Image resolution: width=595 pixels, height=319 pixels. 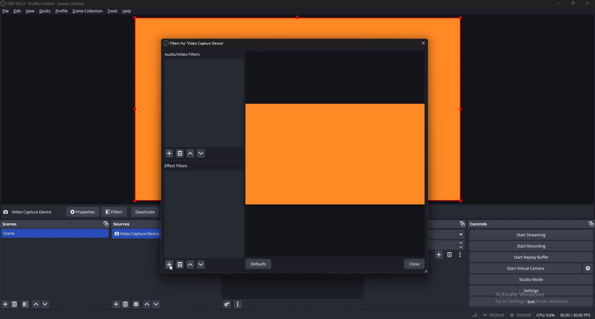 I want to click on start replay buffer, so click(x=531, y=257).